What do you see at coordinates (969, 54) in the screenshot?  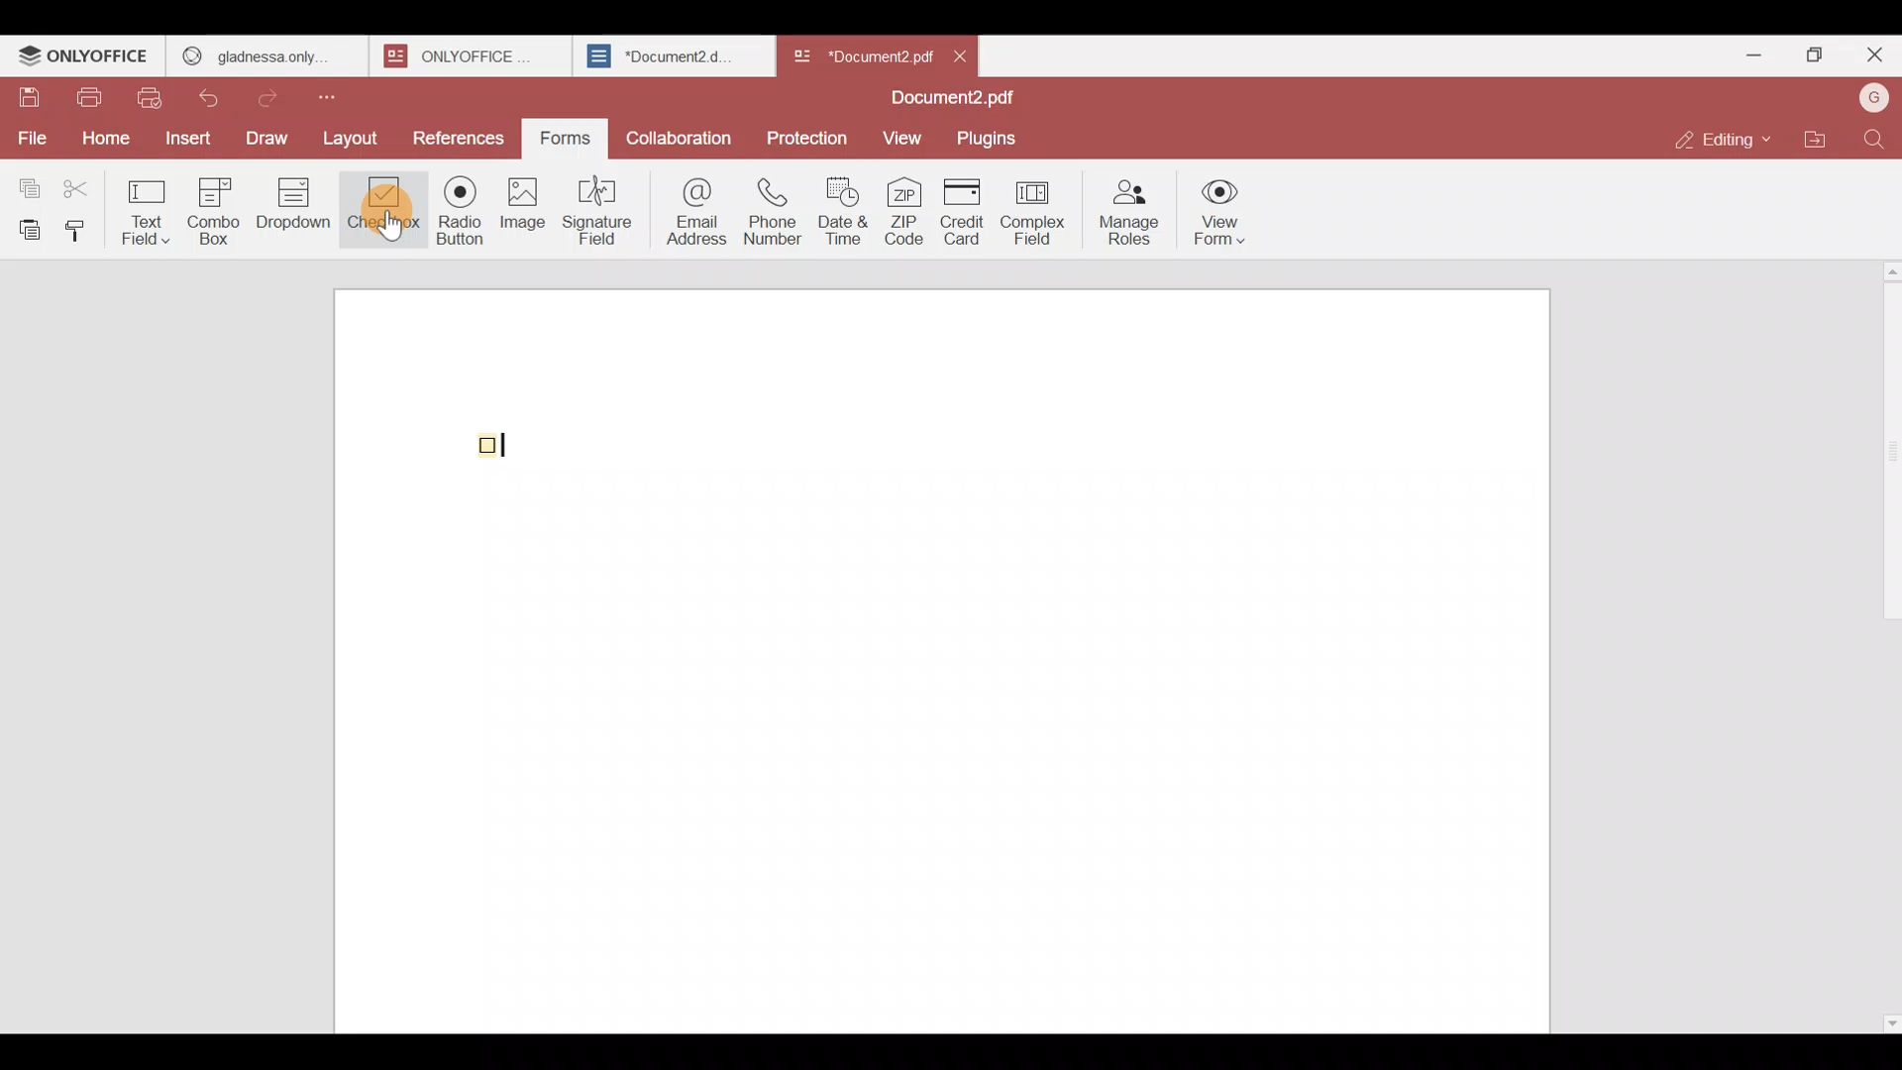 I see `Close` at bounding box center [969, 54].